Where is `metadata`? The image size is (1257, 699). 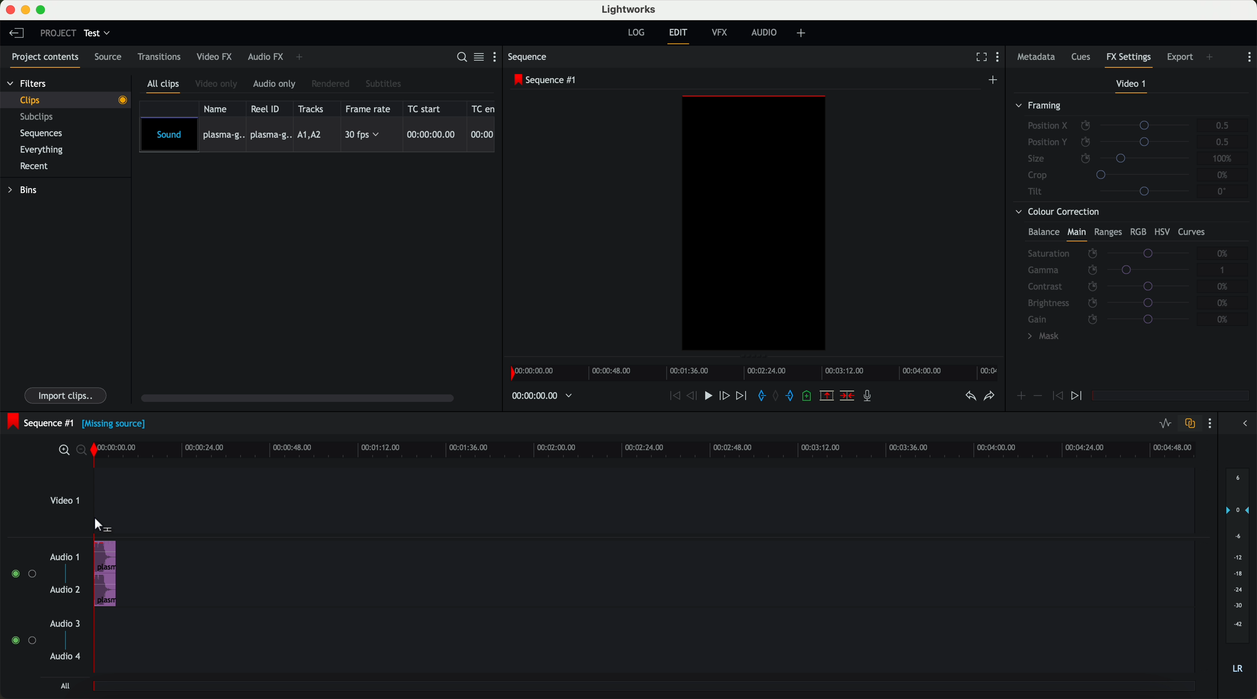 metadata is located at coordinates (1036, 58).